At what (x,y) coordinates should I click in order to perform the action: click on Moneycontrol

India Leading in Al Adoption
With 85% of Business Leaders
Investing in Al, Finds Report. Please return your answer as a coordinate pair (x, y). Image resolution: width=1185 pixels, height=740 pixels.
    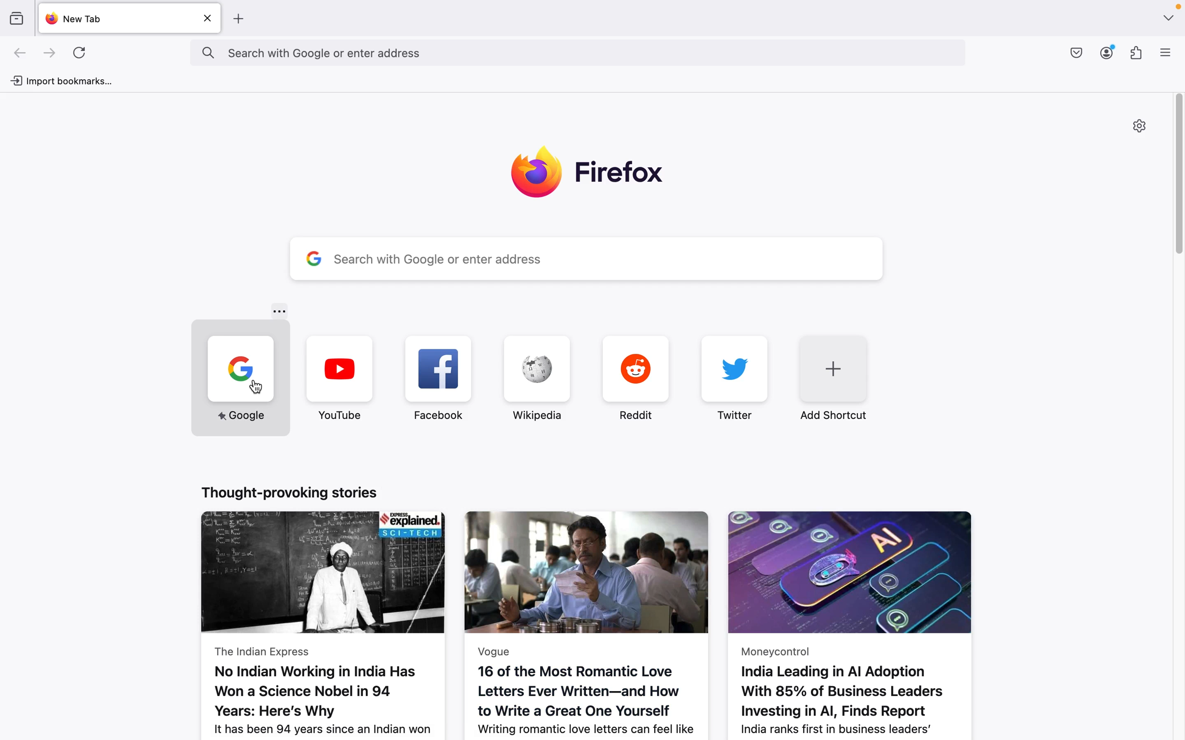
    Looking at the image, I should click on (865, 621).